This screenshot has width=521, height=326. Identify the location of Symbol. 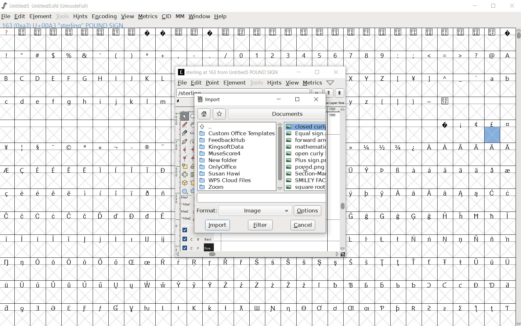
(100, 262).